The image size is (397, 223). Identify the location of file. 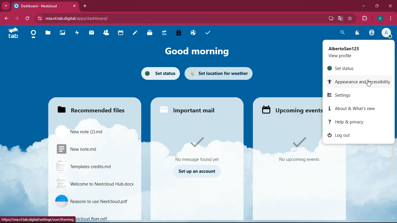
(90, 201).